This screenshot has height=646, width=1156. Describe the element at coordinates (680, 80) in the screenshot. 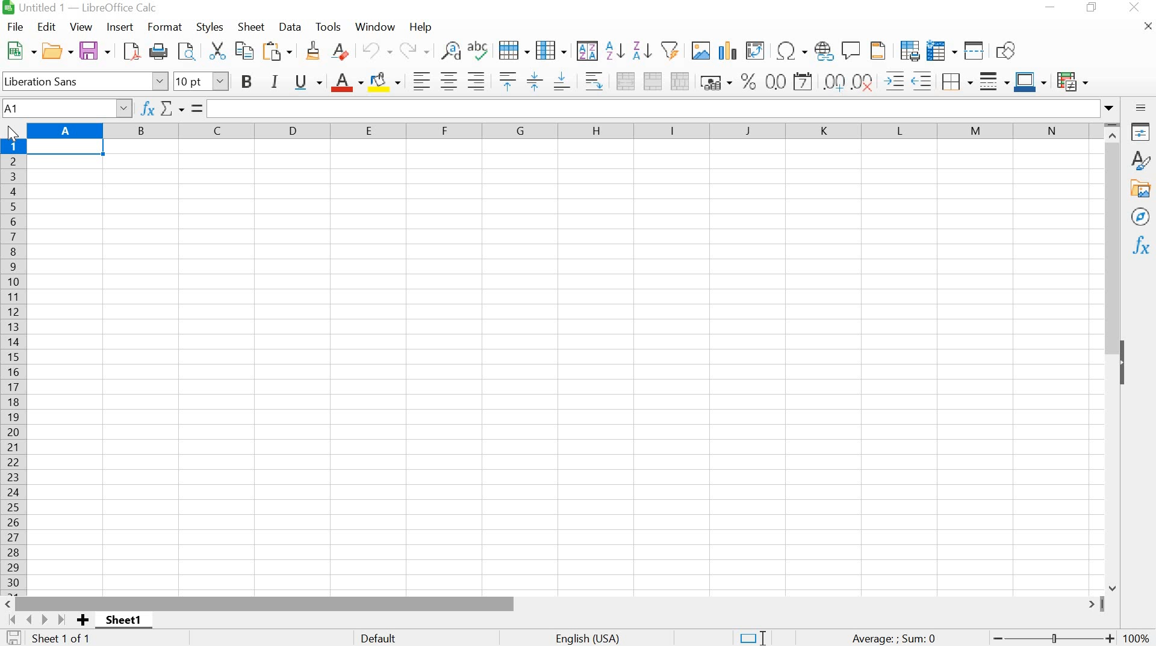

I see `Unmerge Cells` at that location.